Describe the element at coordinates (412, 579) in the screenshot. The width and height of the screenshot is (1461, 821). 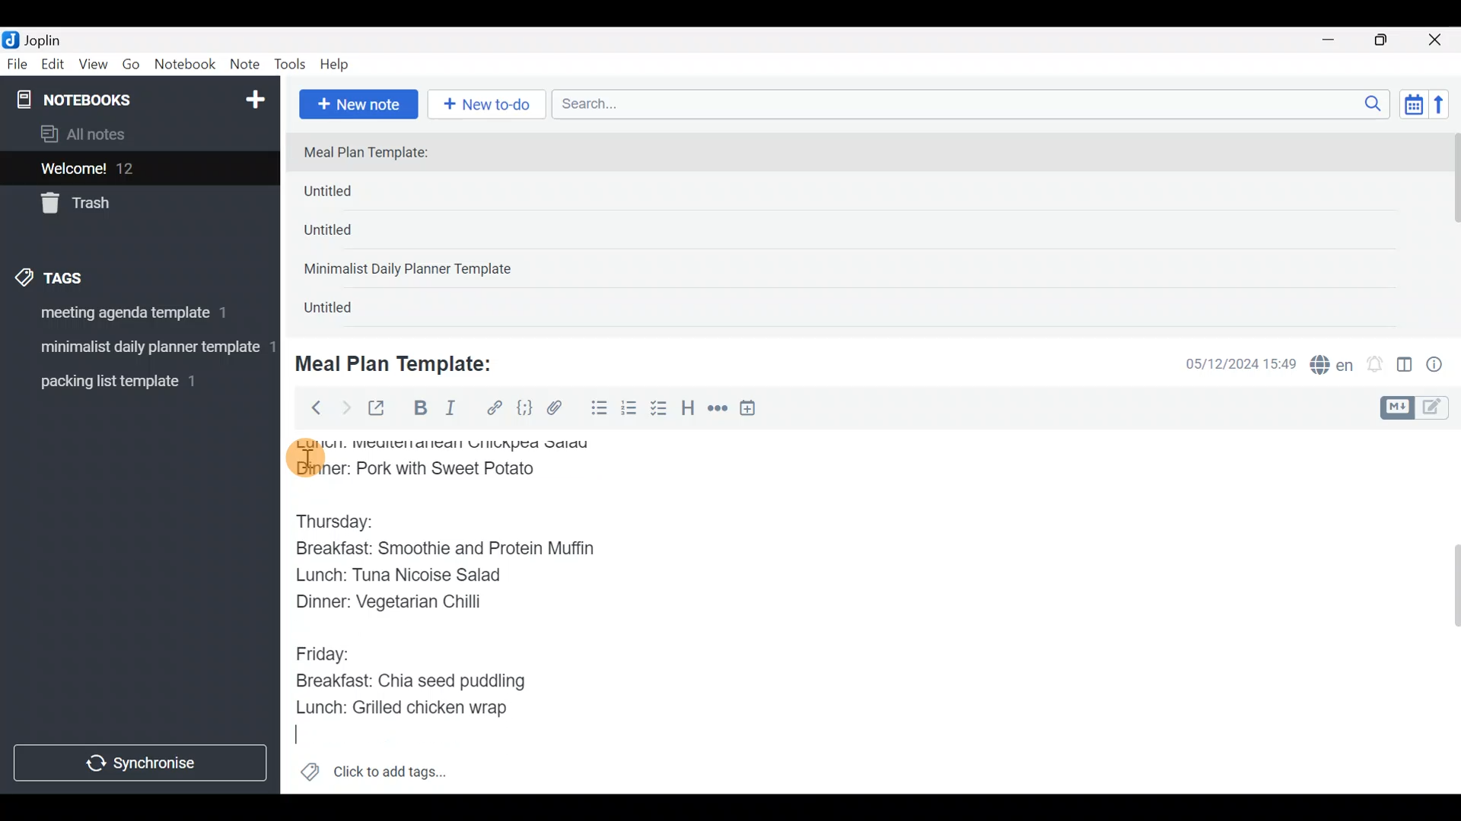
I see `Lunch: Tuna Nicoise Salad` at that location.